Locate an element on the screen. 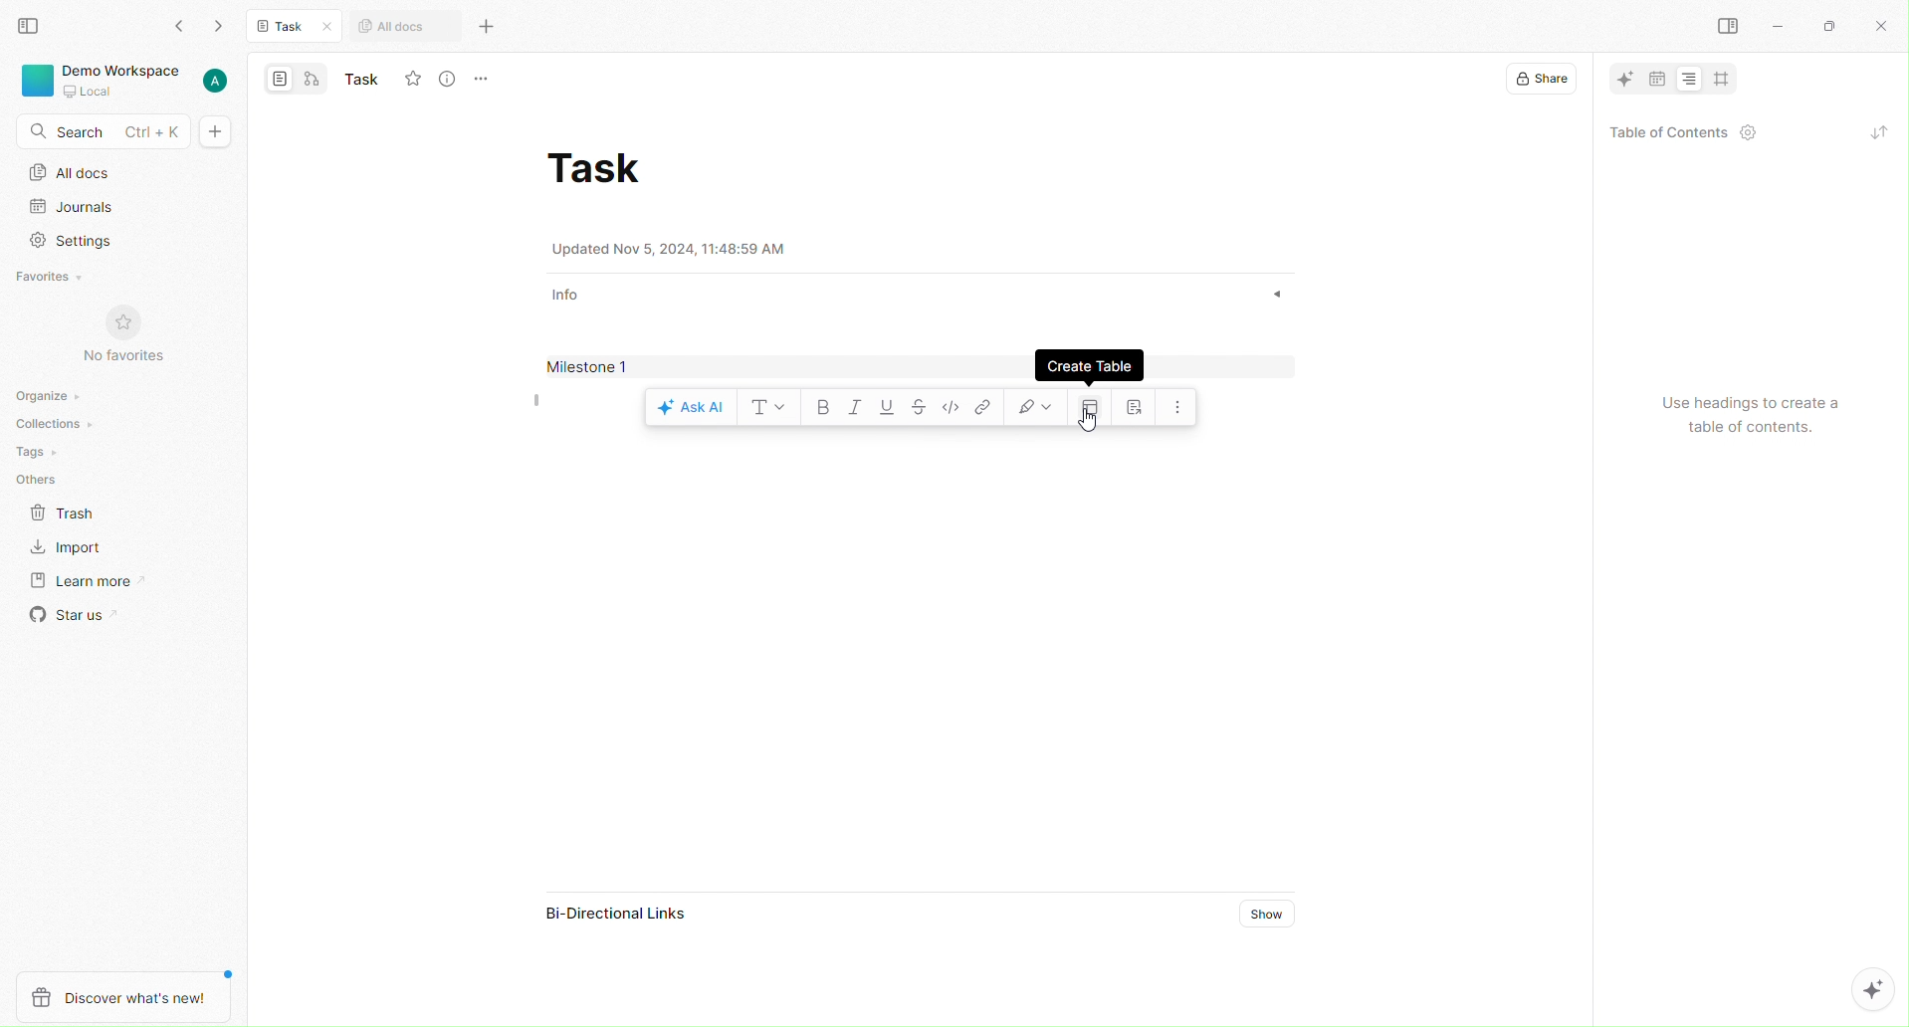 The height and width of the screenshot is (1027, 1909). Search - Ctrl + K is located at coordinates (101, 130).